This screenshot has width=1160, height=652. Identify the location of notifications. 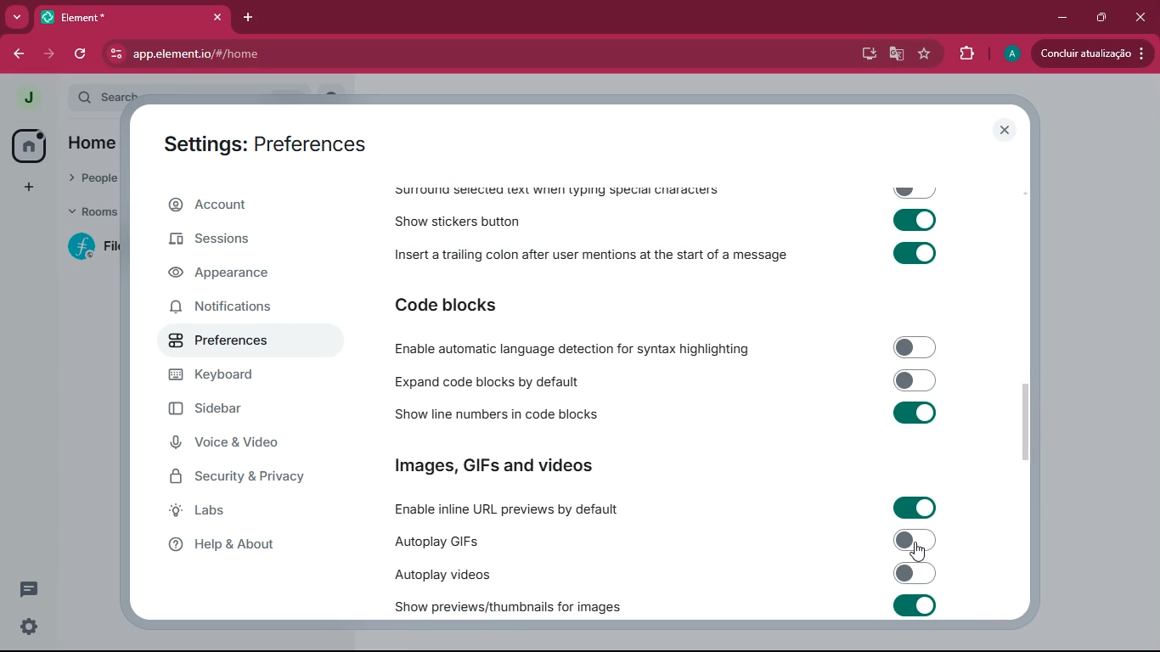
(234, 310).